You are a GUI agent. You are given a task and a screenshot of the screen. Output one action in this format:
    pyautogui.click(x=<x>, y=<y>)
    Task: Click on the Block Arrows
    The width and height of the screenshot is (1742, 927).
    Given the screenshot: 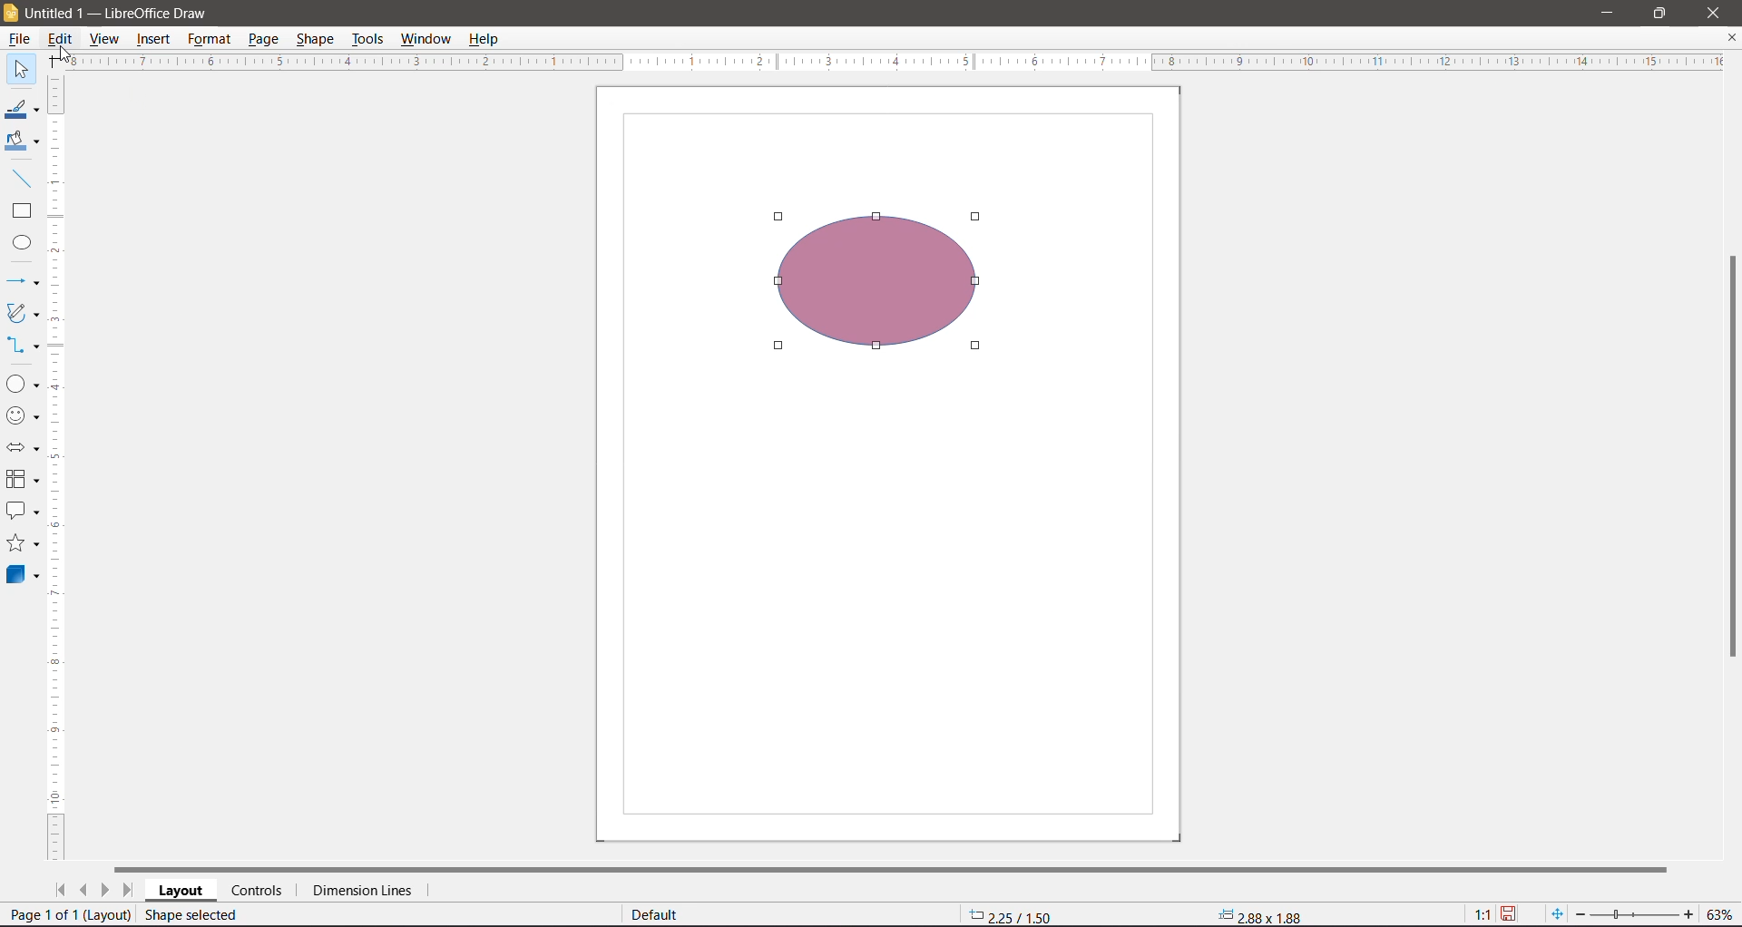 What is the action you would take?
    pyautogui.click(x=24, y=448)
    